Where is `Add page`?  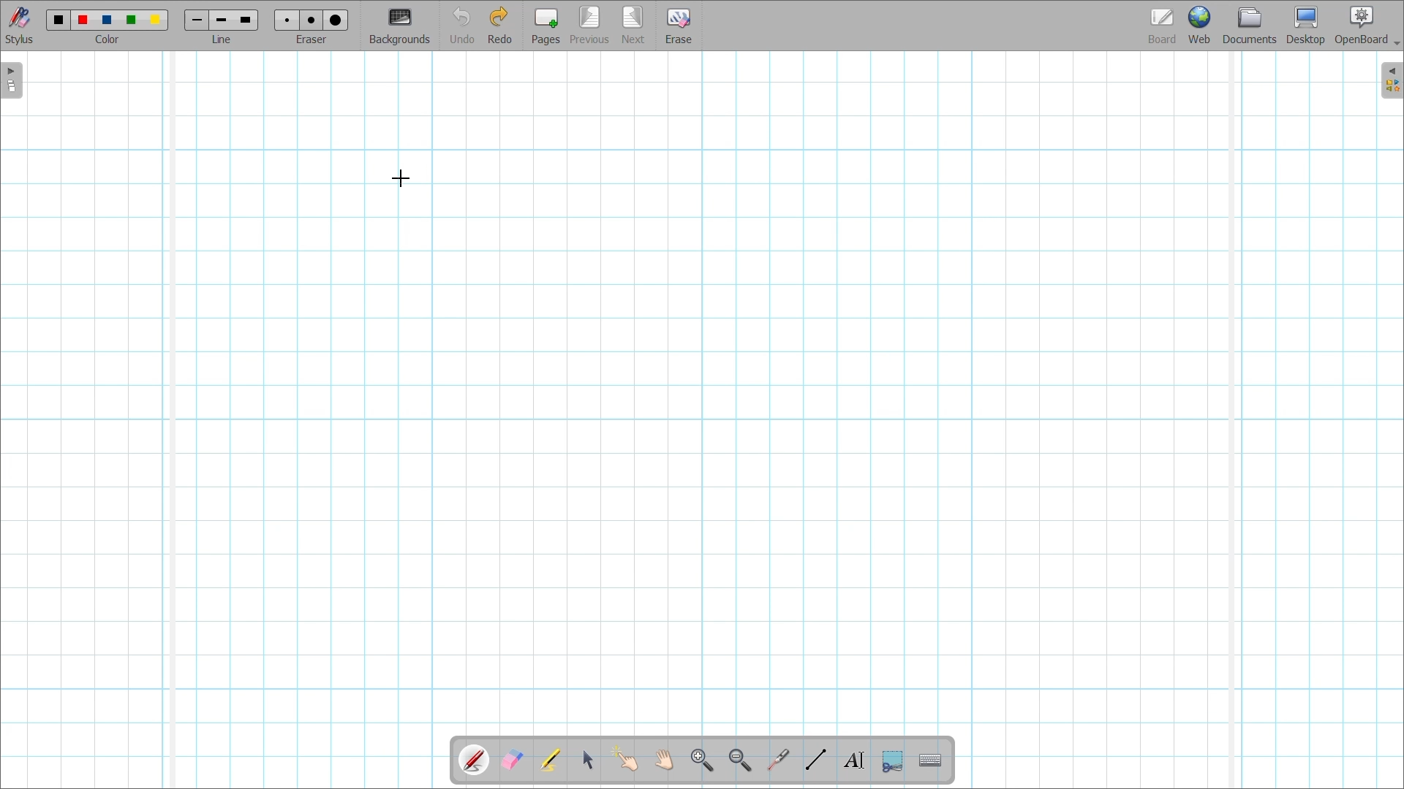
Add page is located at coordinates (546, 26).